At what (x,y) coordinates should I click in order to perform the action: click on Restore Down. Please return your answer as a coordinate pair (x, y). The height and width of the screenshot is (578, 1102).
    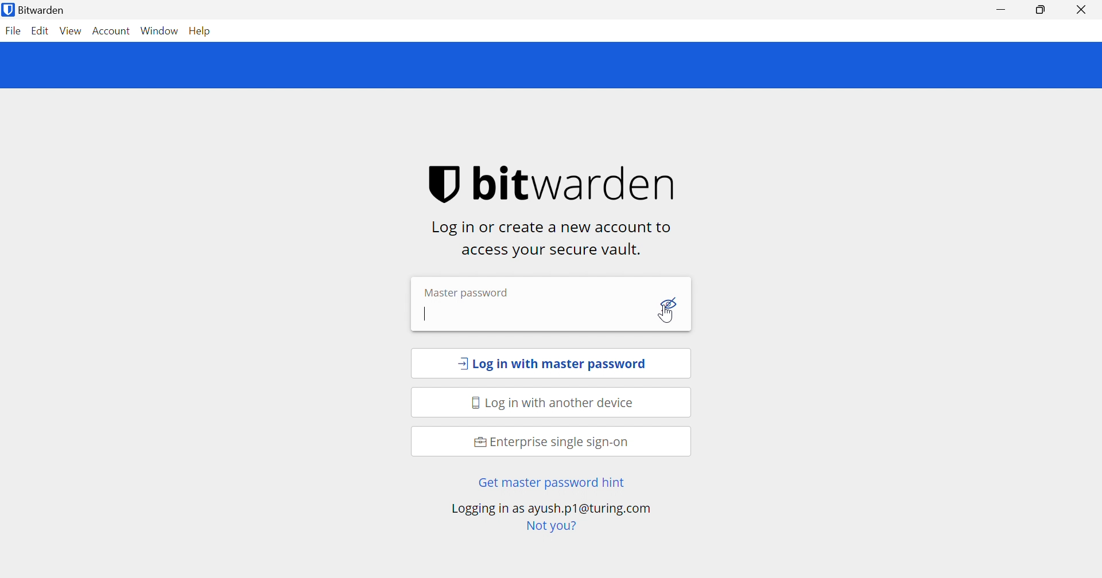
    Looking at the image, I should click on (1039, 10).